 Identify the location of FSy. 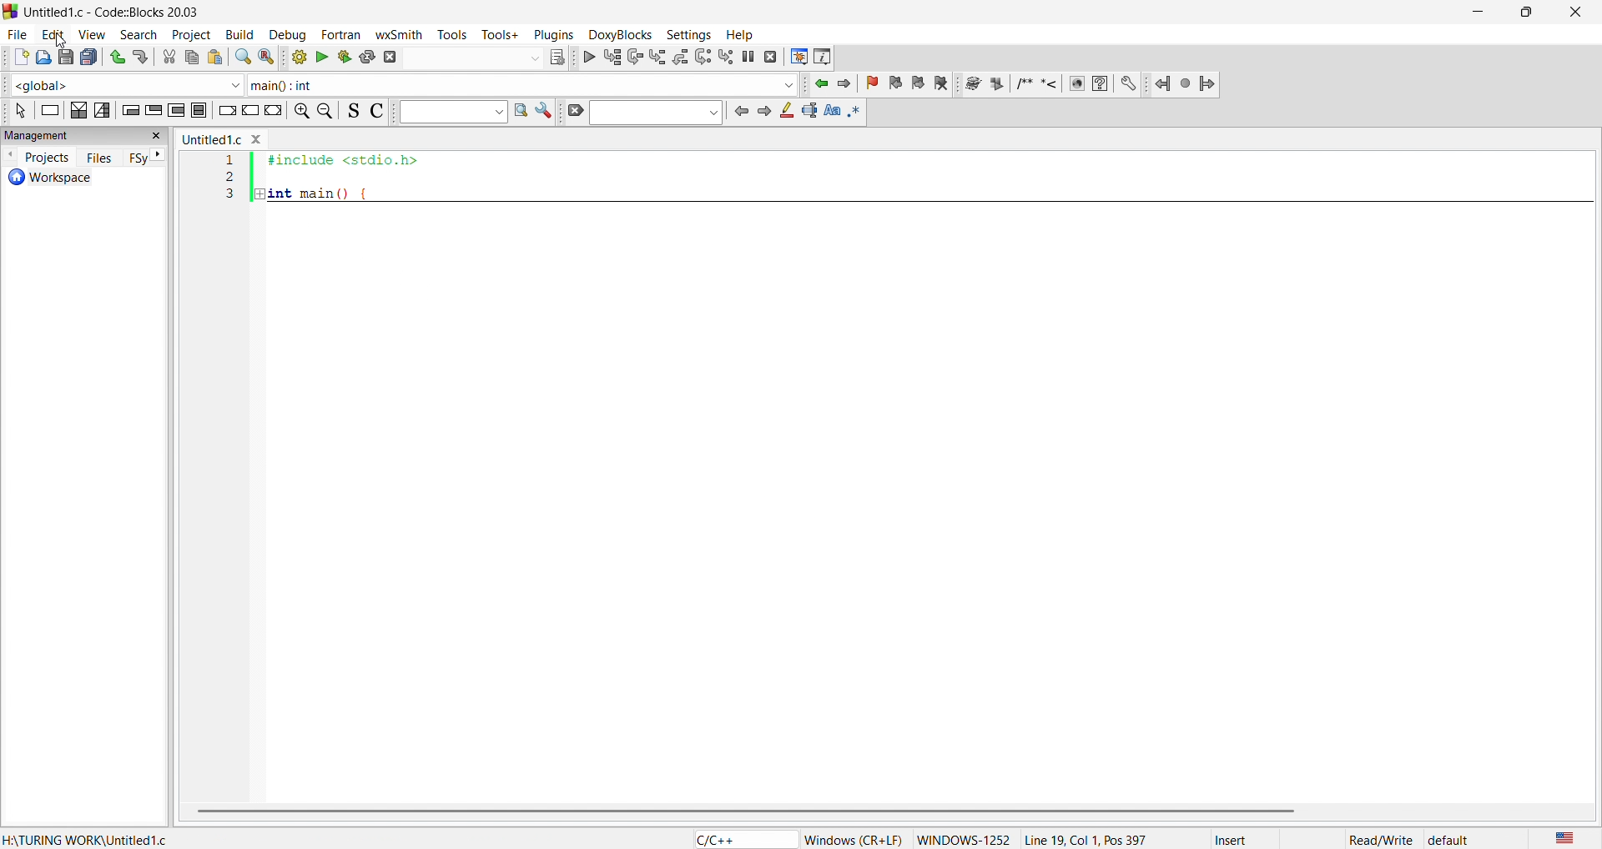
(138, 158).